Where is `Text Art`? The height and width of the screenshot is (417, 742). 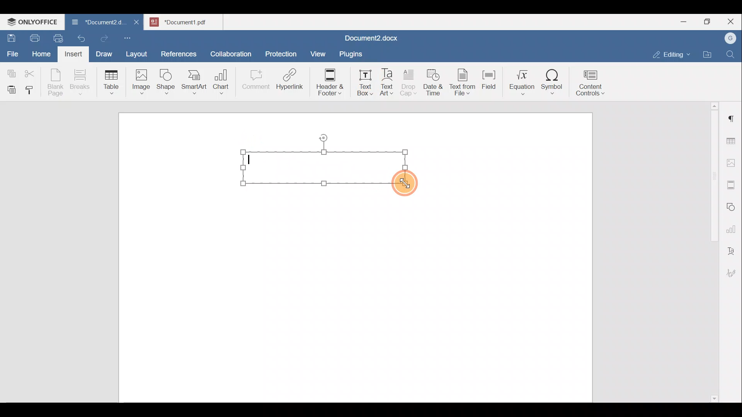 Text Art is located at coordinates (387, 82).